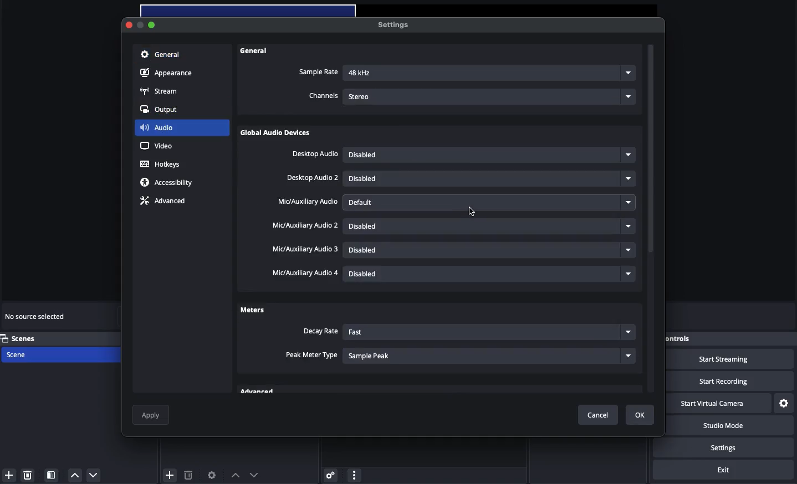  Describe the element at coordinates (733, 447) in the screenshot. I see `Settings` at that location.